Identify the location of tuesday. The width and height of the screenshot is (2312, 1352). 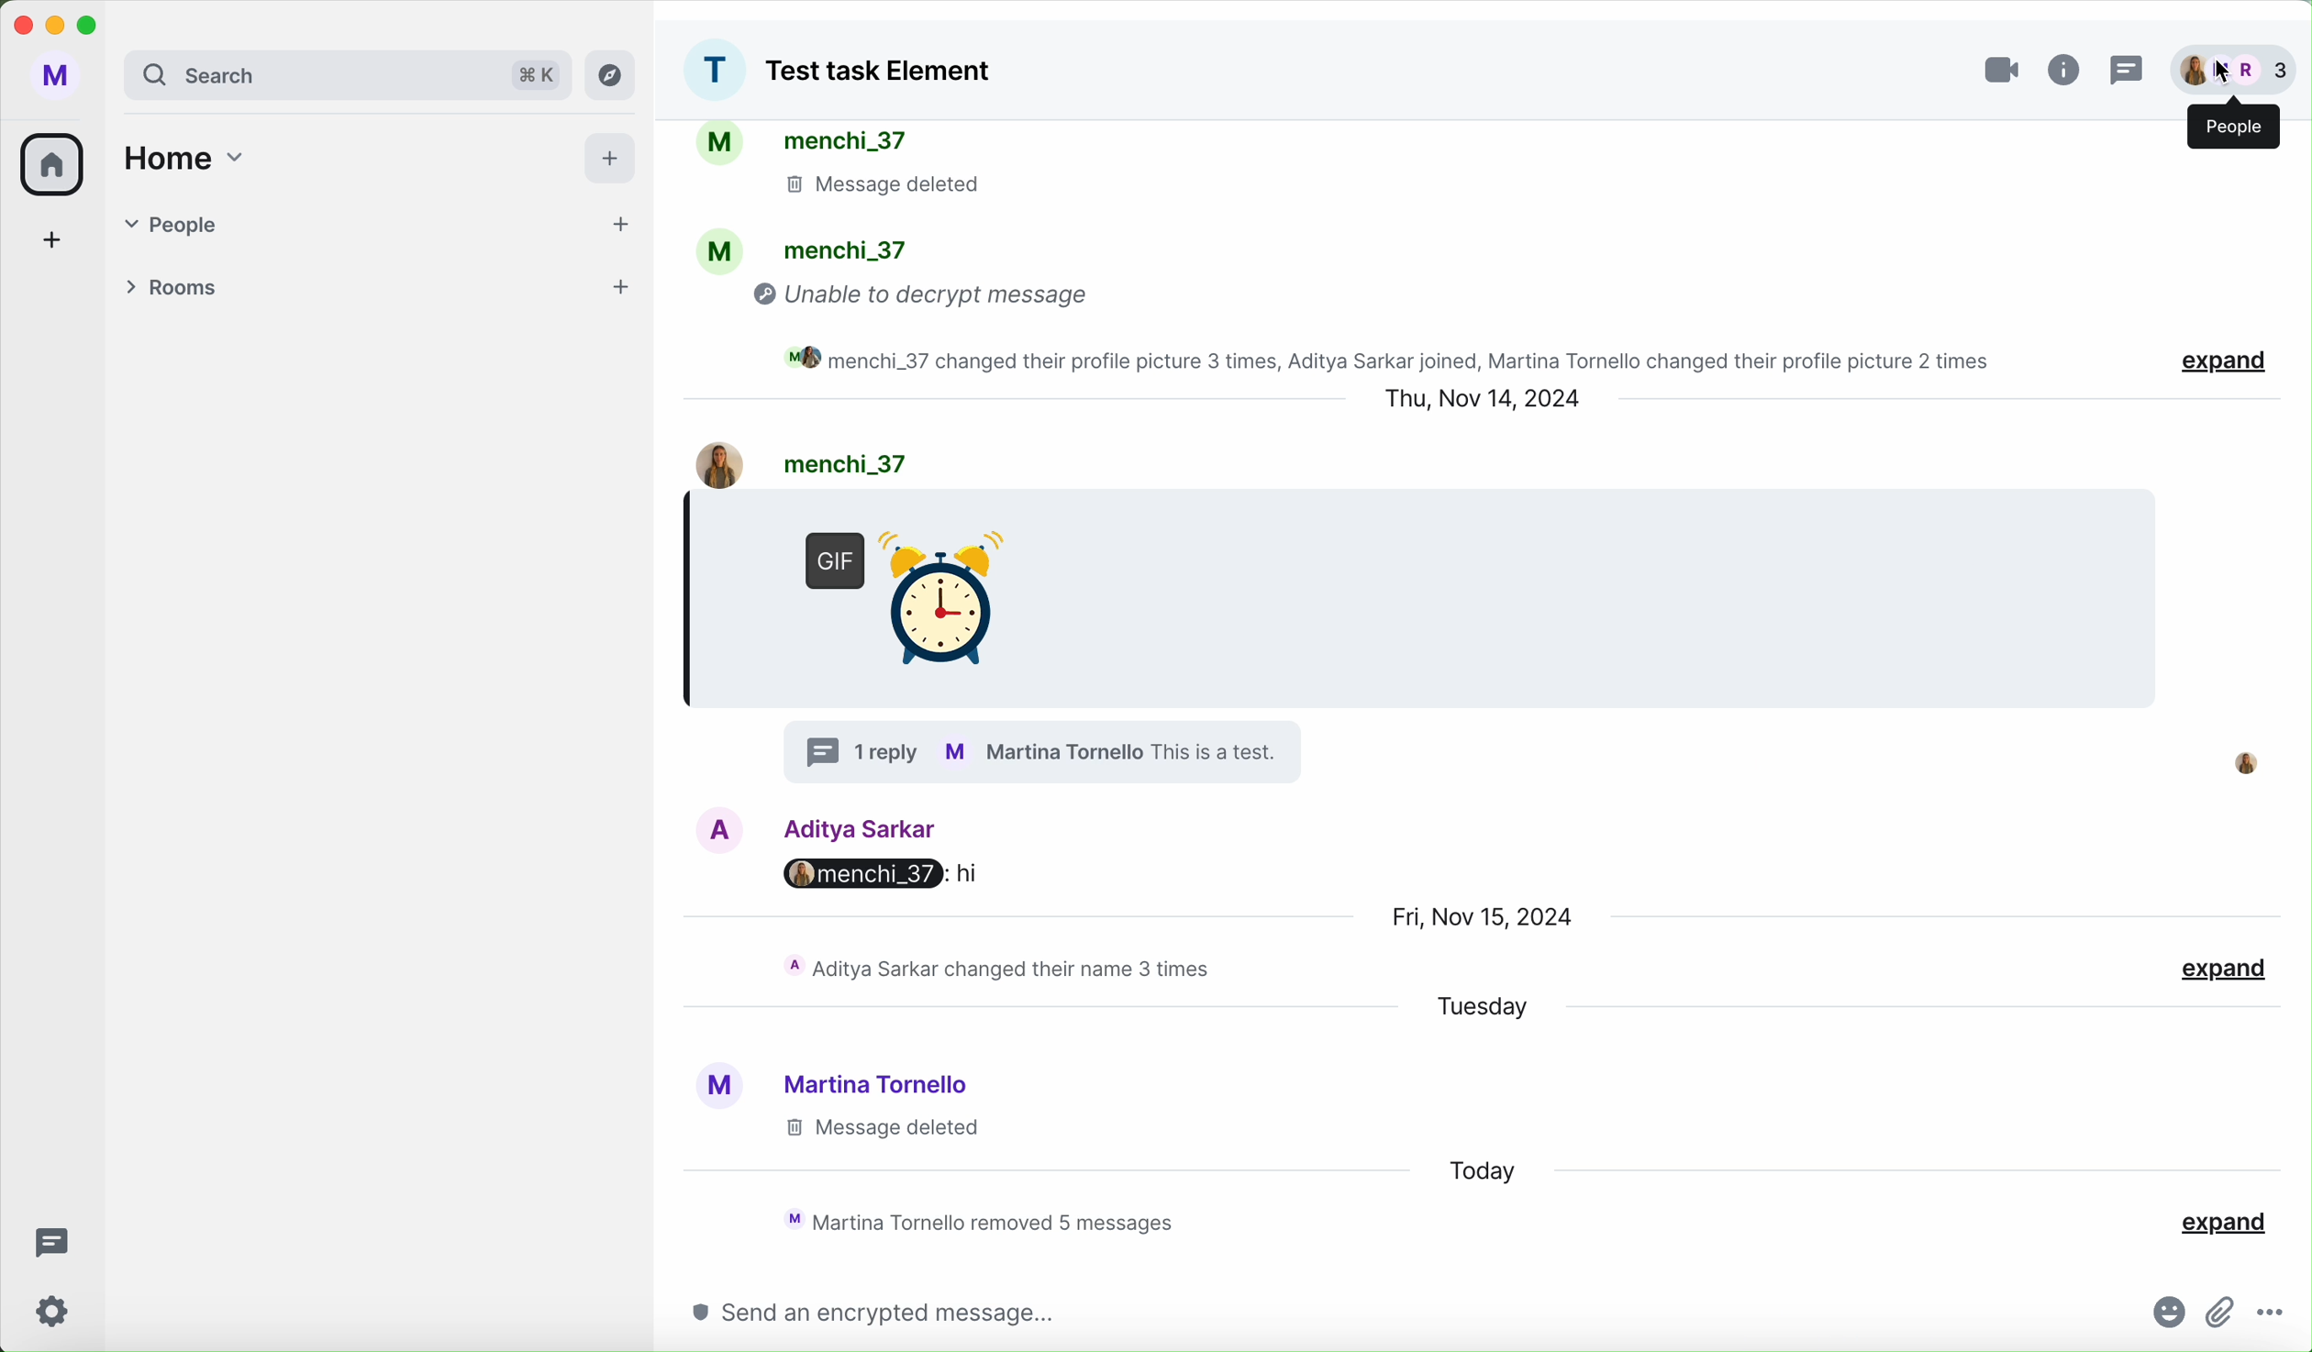
(1484, 1006).